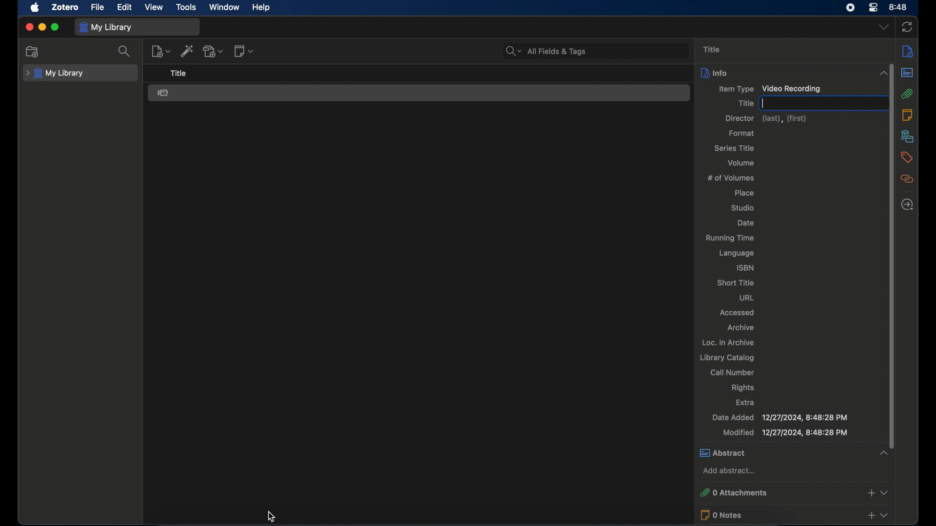  Describe the element at coordinates (153, 7) in the screenshot. I see `view` at that location.